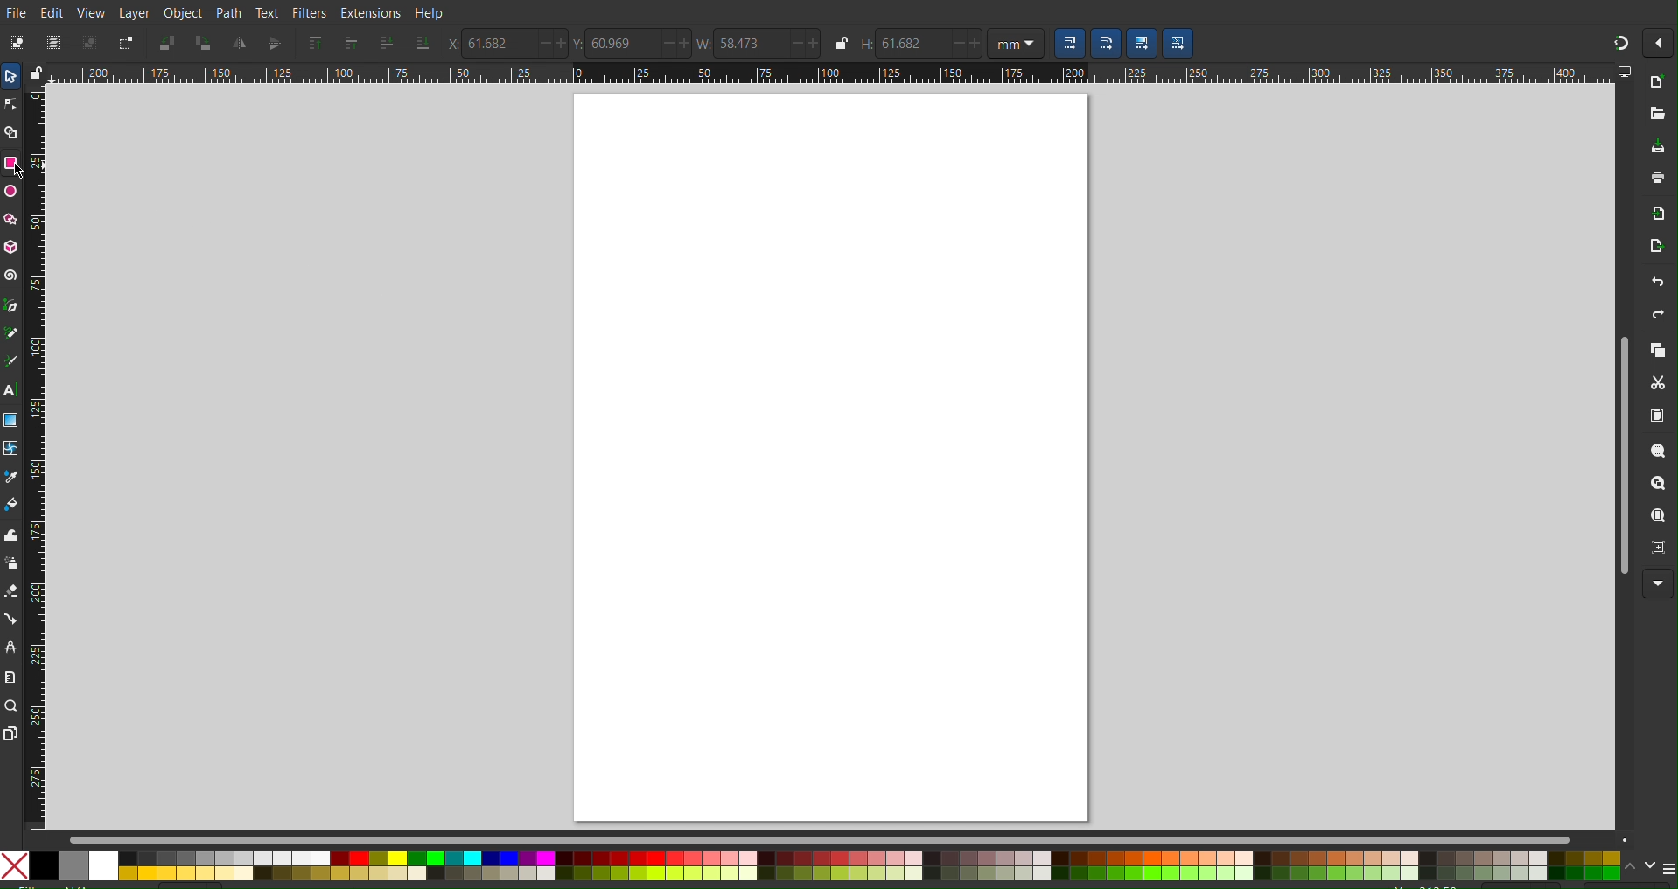  Describe the element at coordinates (10, 619) in the screenshot. I see `Connection` at that location.